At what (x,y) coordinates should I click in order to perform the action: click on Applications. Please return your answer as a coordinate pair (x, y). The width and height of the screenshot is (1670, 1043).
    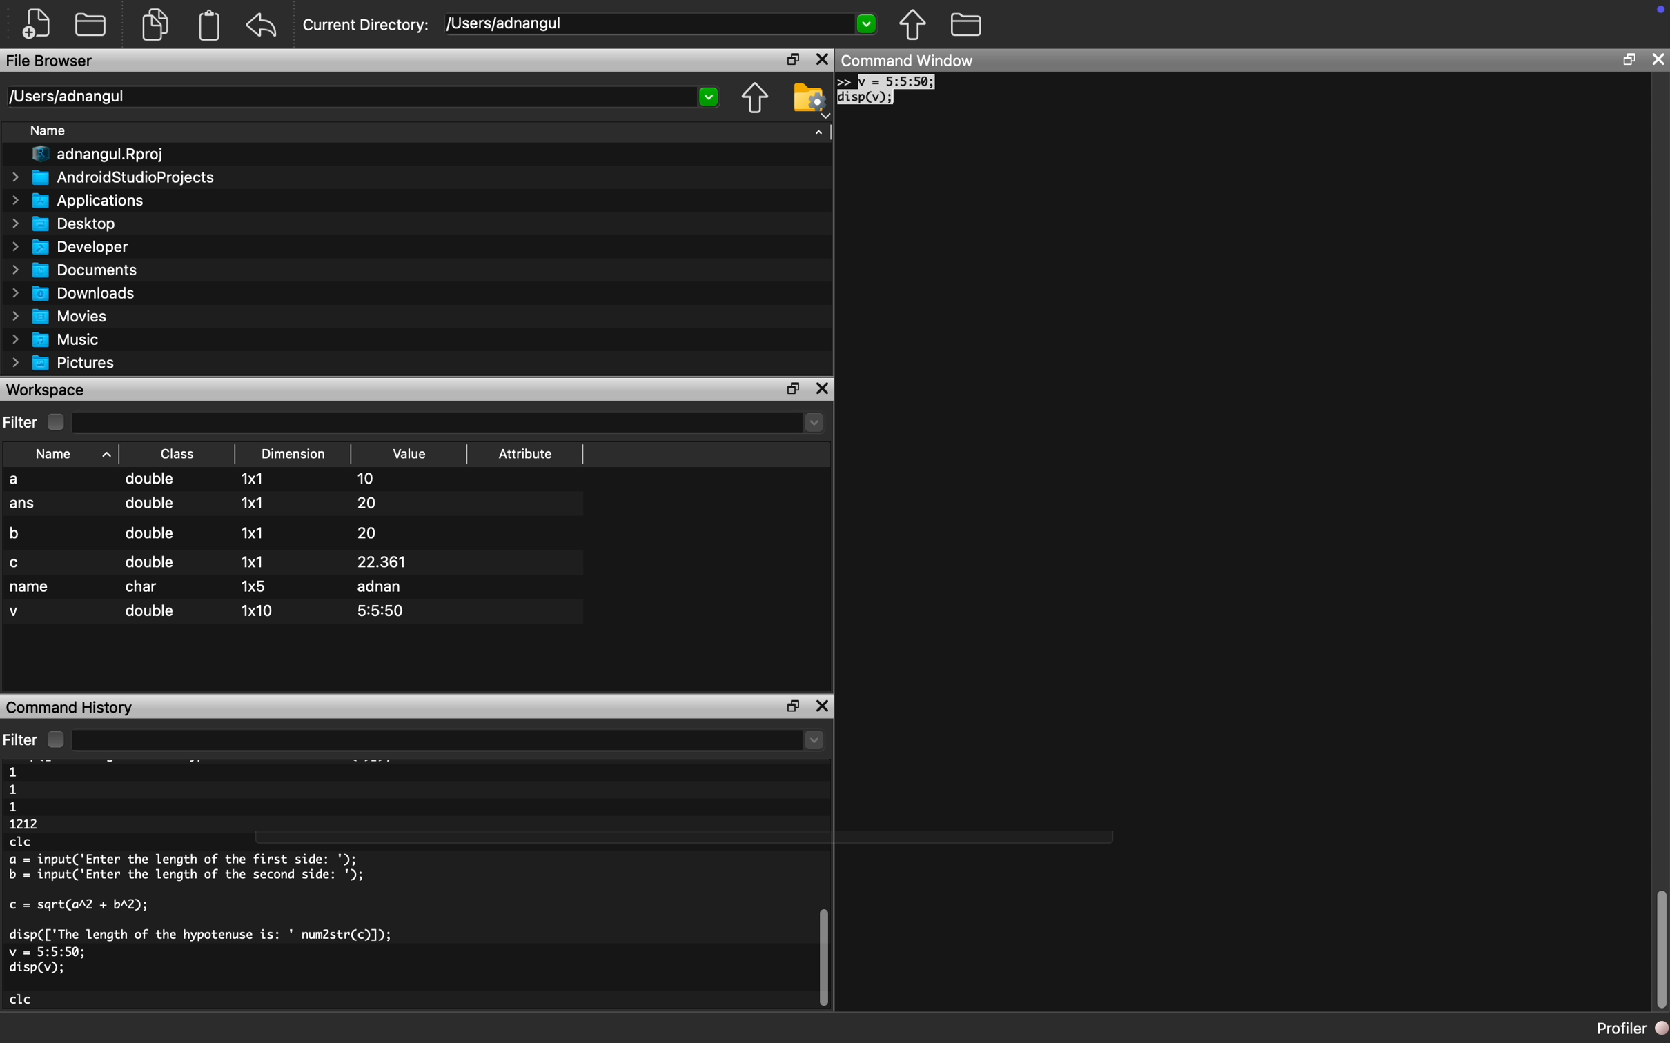
    Looking at the image, I should click on (79, 201).